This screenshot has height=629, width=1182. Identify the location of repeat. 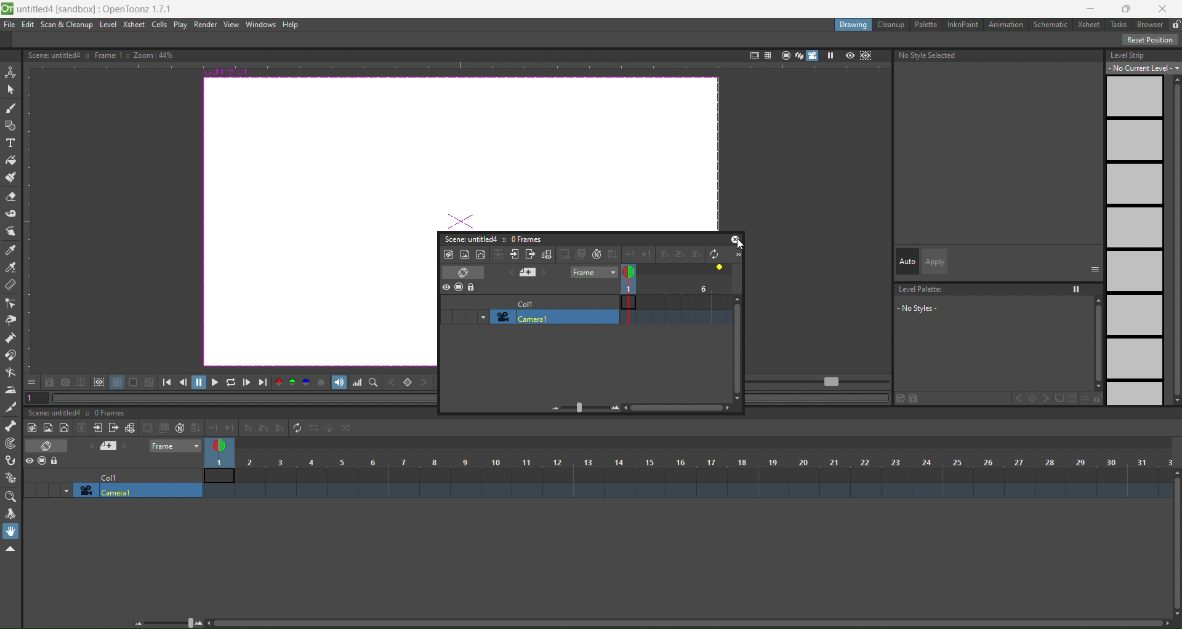
(294, 427).